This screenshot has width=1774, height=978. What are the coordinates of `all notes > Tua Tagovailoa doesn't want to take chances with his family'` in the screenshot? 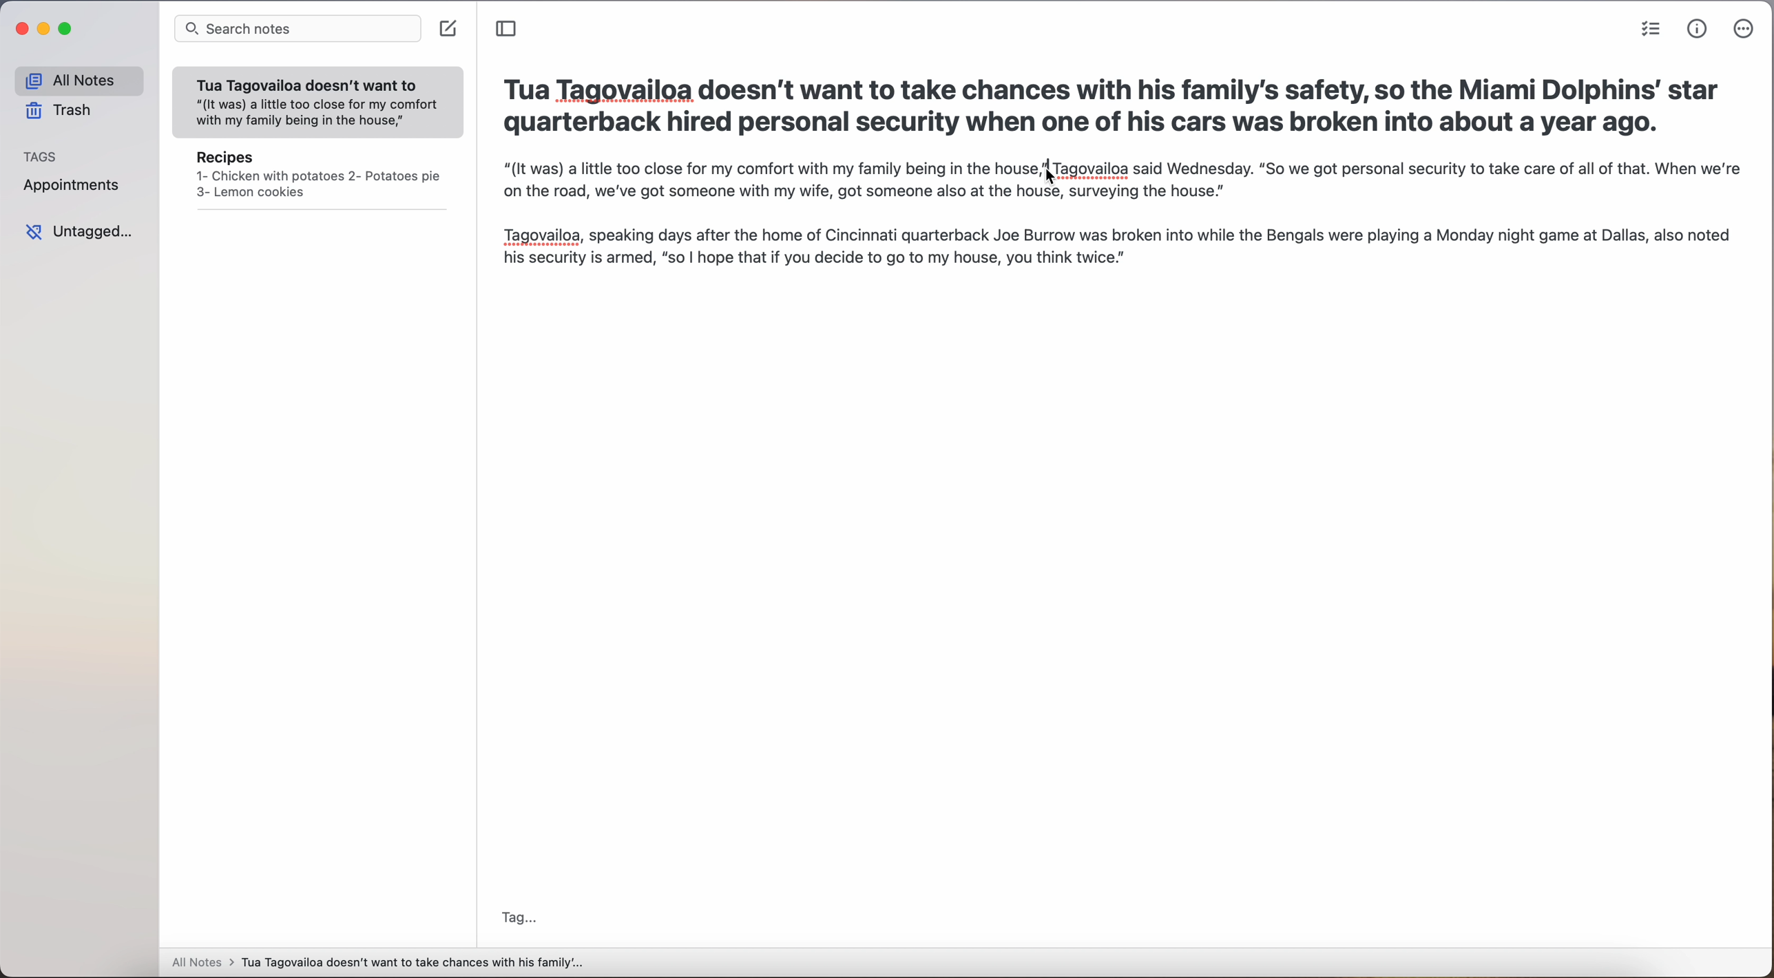 It's located at (378, 964).